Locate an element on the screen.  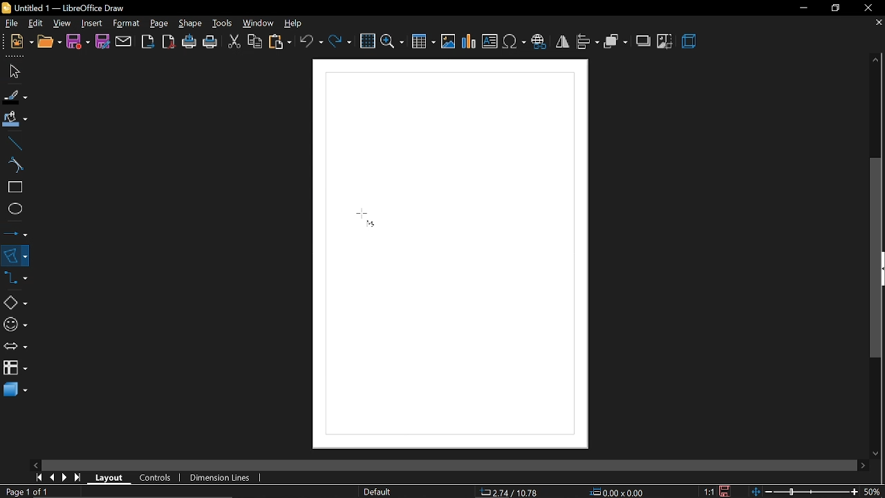
insert image is located at coordinates (449, 41).